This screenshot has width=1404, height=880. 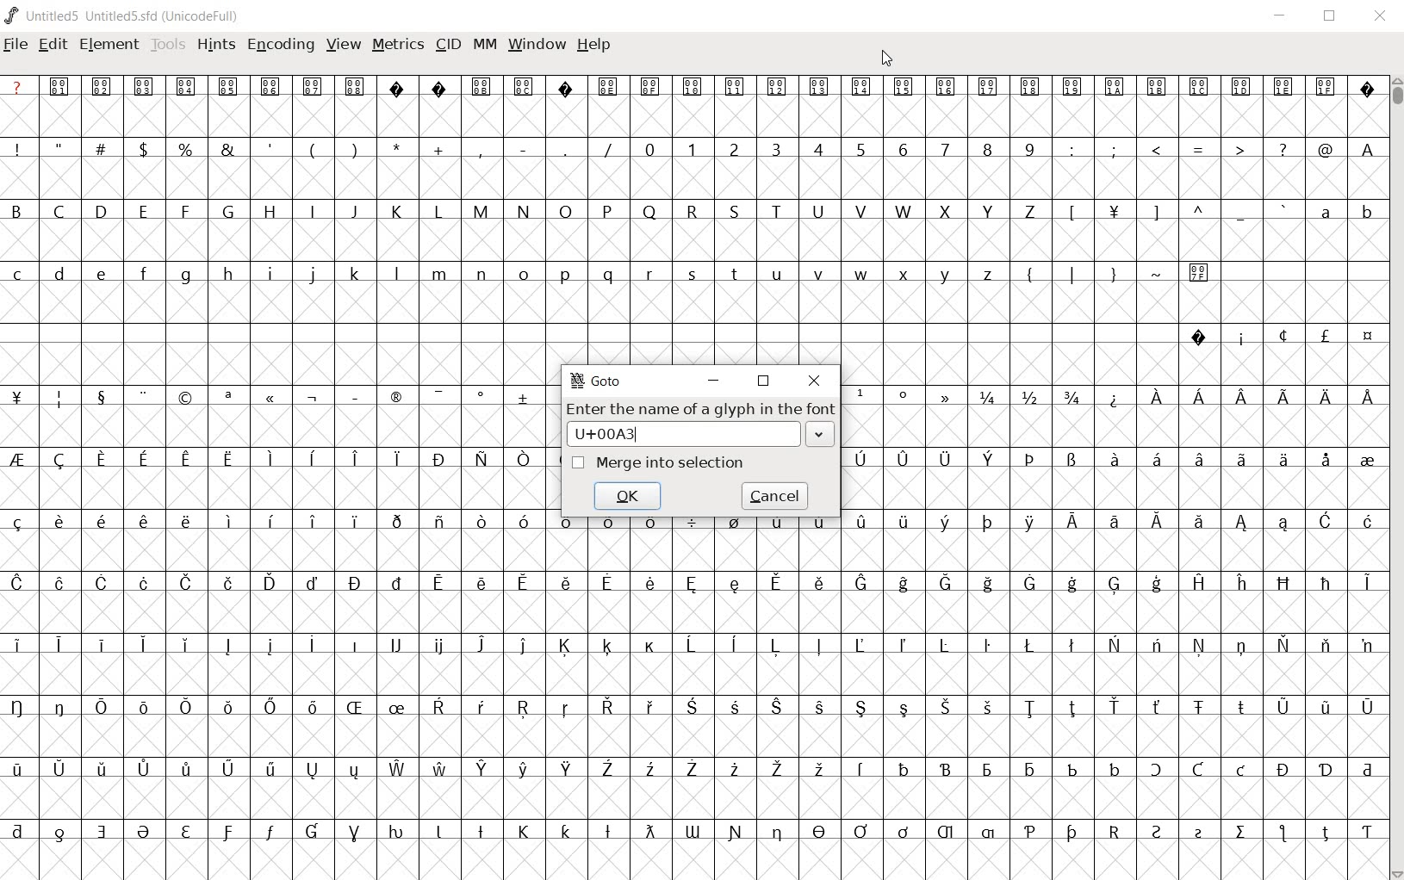 I want to click on Symbol, so click(x=1240, y=337).